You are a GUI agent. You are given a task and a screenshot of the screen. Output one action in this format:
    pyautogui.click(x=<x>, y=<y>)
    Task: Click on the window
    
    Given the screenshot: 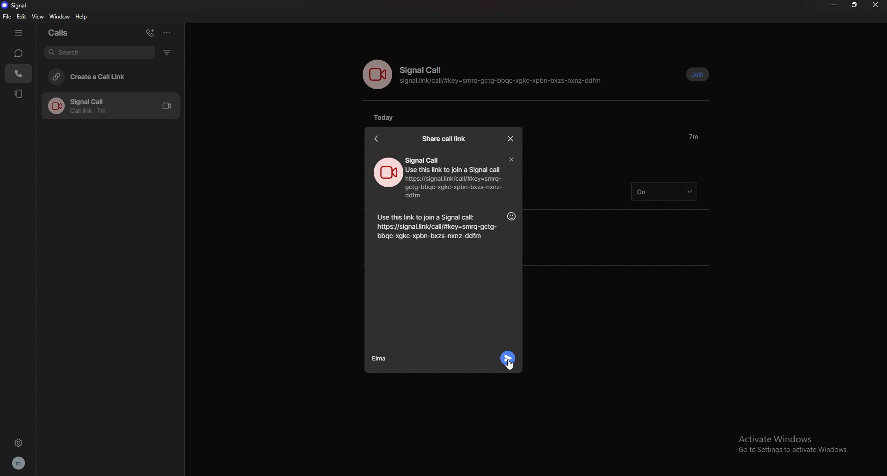 What is the action you would take?
    pyautogui.click(x=60, y=17)
    